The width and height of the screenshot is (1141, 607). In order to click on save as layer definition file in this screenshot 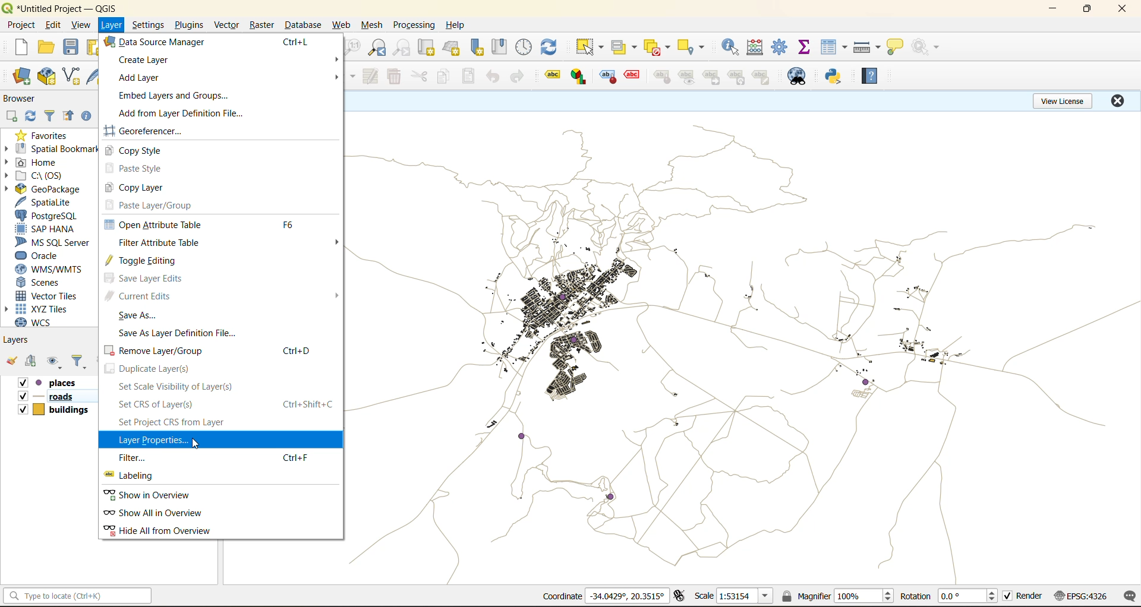, I will do `click(183, 333)`.